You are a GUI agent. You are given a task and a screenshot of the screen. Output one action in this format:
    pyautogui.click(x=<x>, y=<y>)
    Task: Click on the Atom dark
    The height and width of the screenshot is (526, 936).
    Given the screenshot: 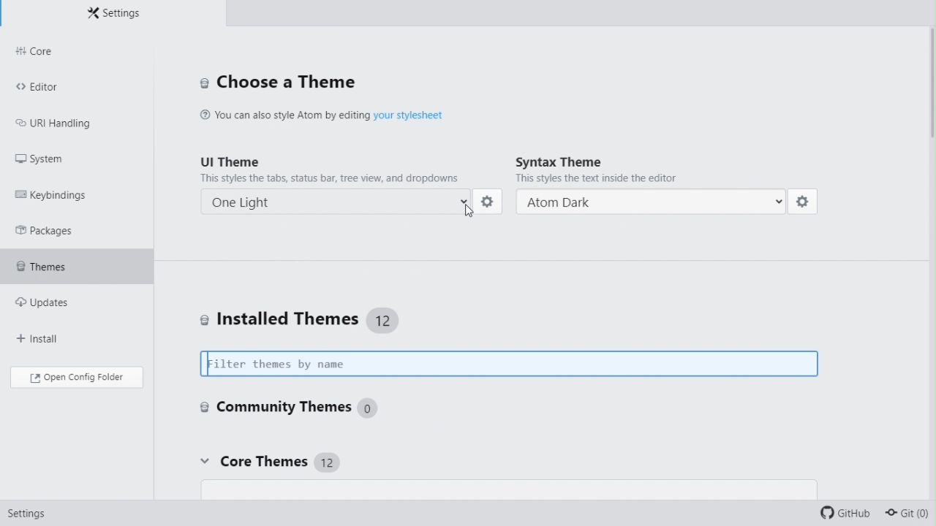 What is the action you would take?
    pyautogui.click(x=650, y=200)
    